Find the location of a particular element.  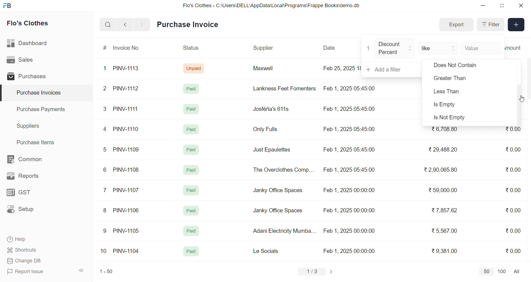

Supplier is located at coordinates (264, 48).